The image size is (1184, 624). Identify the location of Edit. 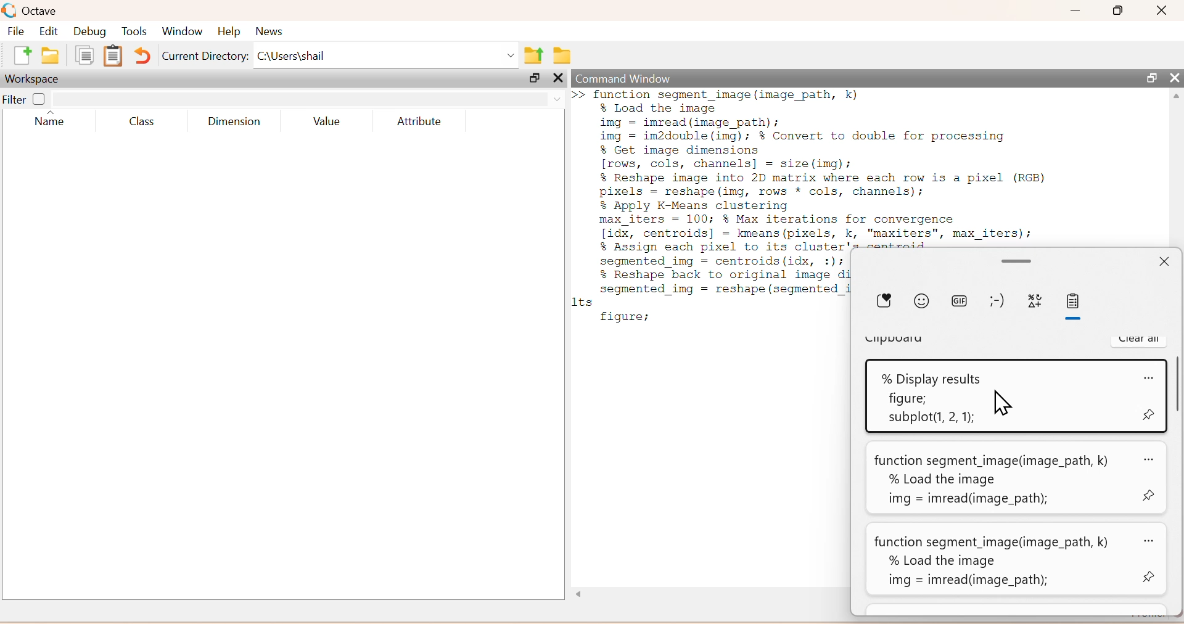
(50, 31).